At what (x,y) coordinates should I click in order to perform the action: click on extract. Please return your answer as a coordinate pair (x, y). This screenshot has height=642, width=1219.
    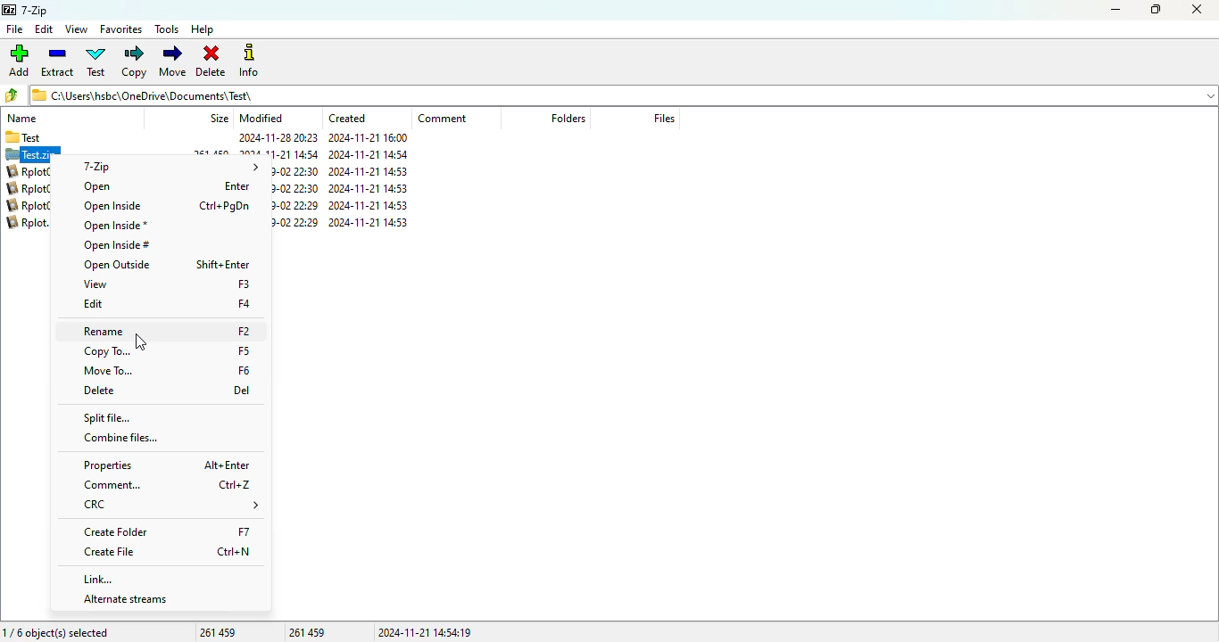
    Looking at the image, I should click on (58, 62).